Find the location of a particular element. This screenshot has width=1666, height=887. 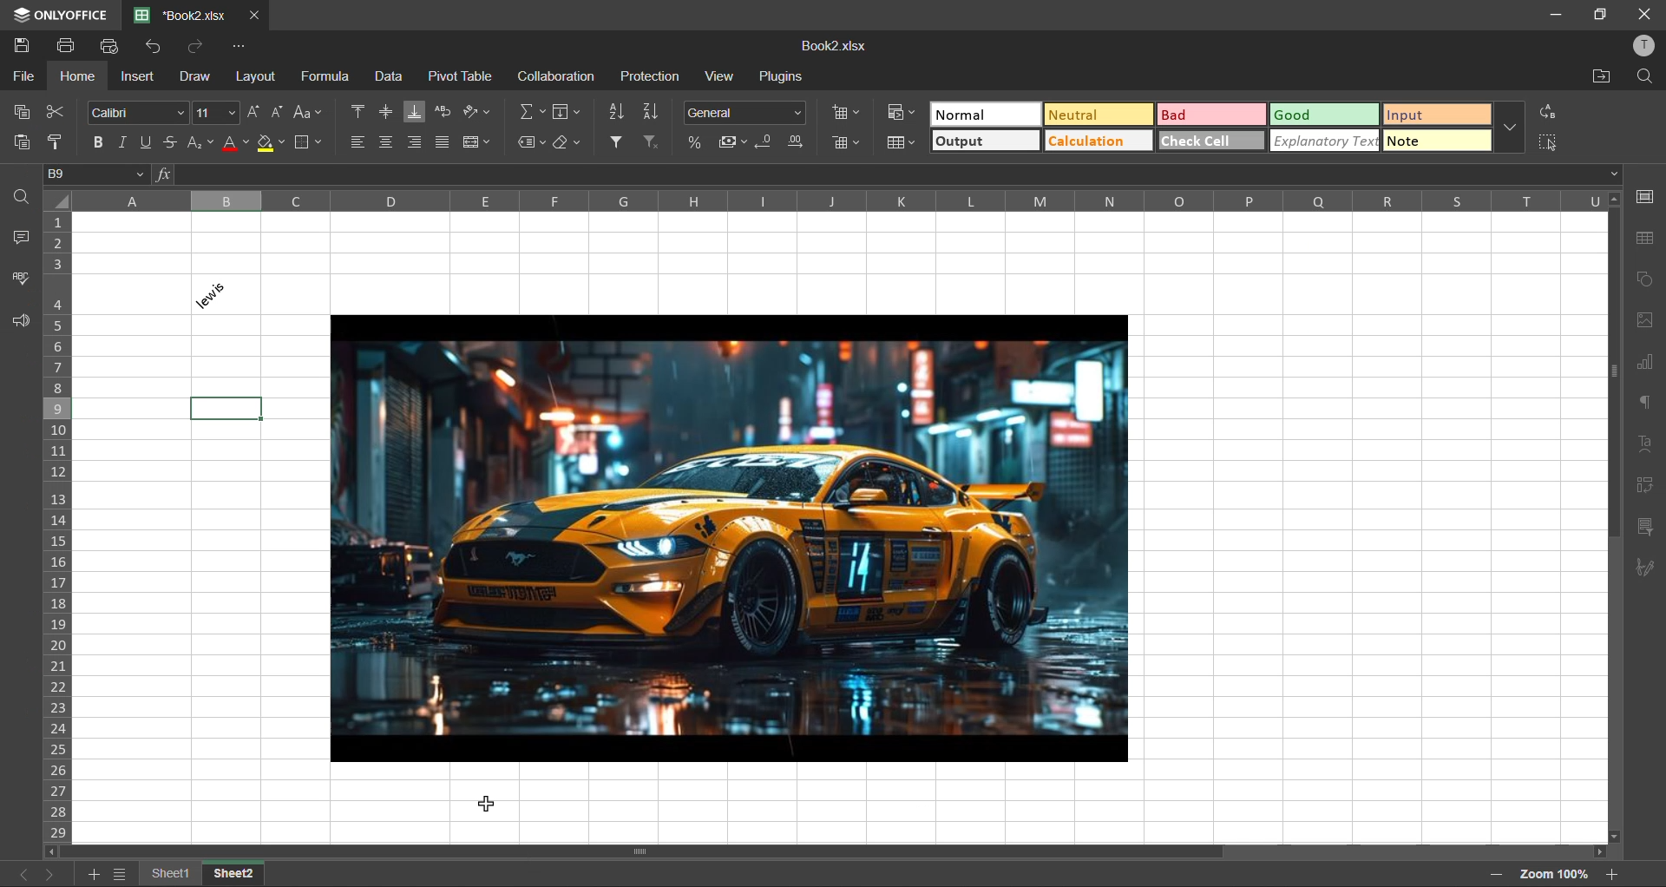

zoom out is located at coordinates (1495, 874).